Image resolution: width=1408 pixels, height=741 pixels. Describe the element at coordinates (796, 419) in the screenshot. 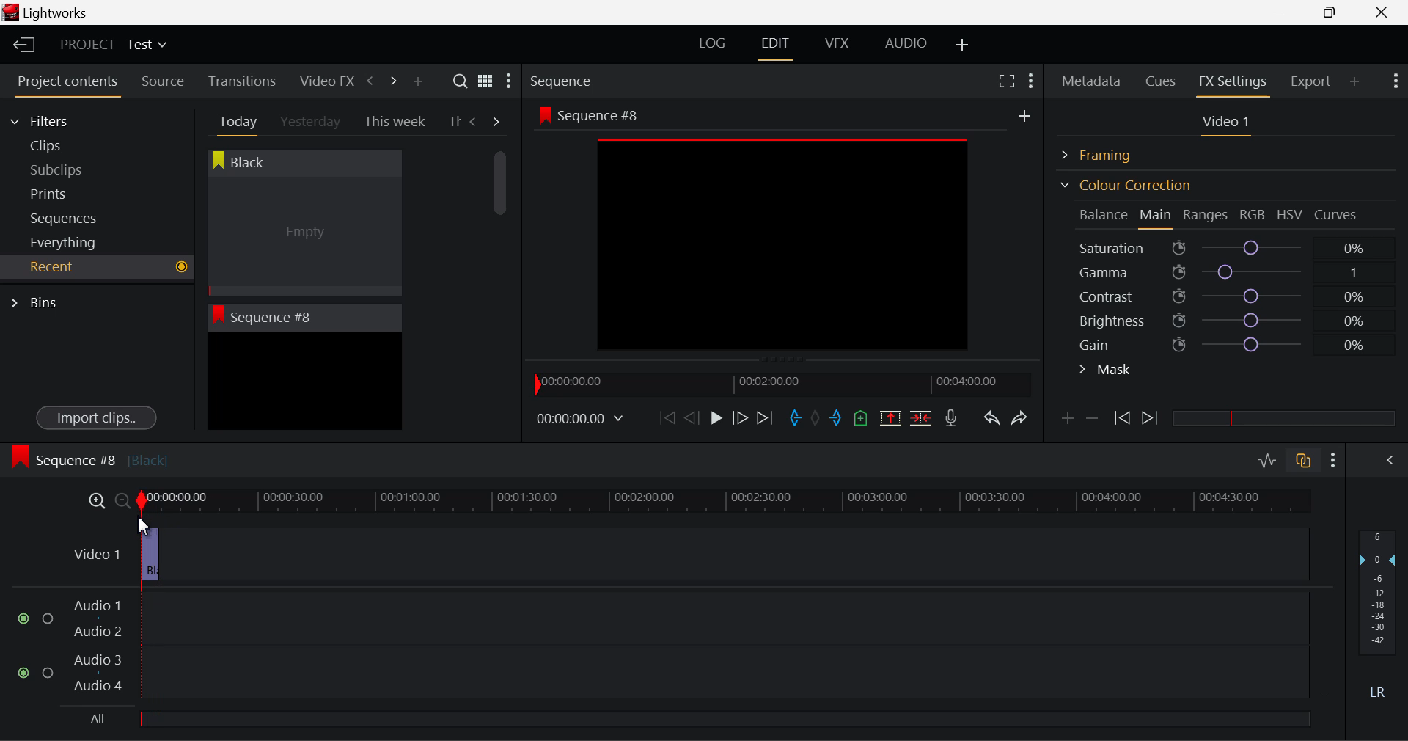

I see `Mark In` at that location.